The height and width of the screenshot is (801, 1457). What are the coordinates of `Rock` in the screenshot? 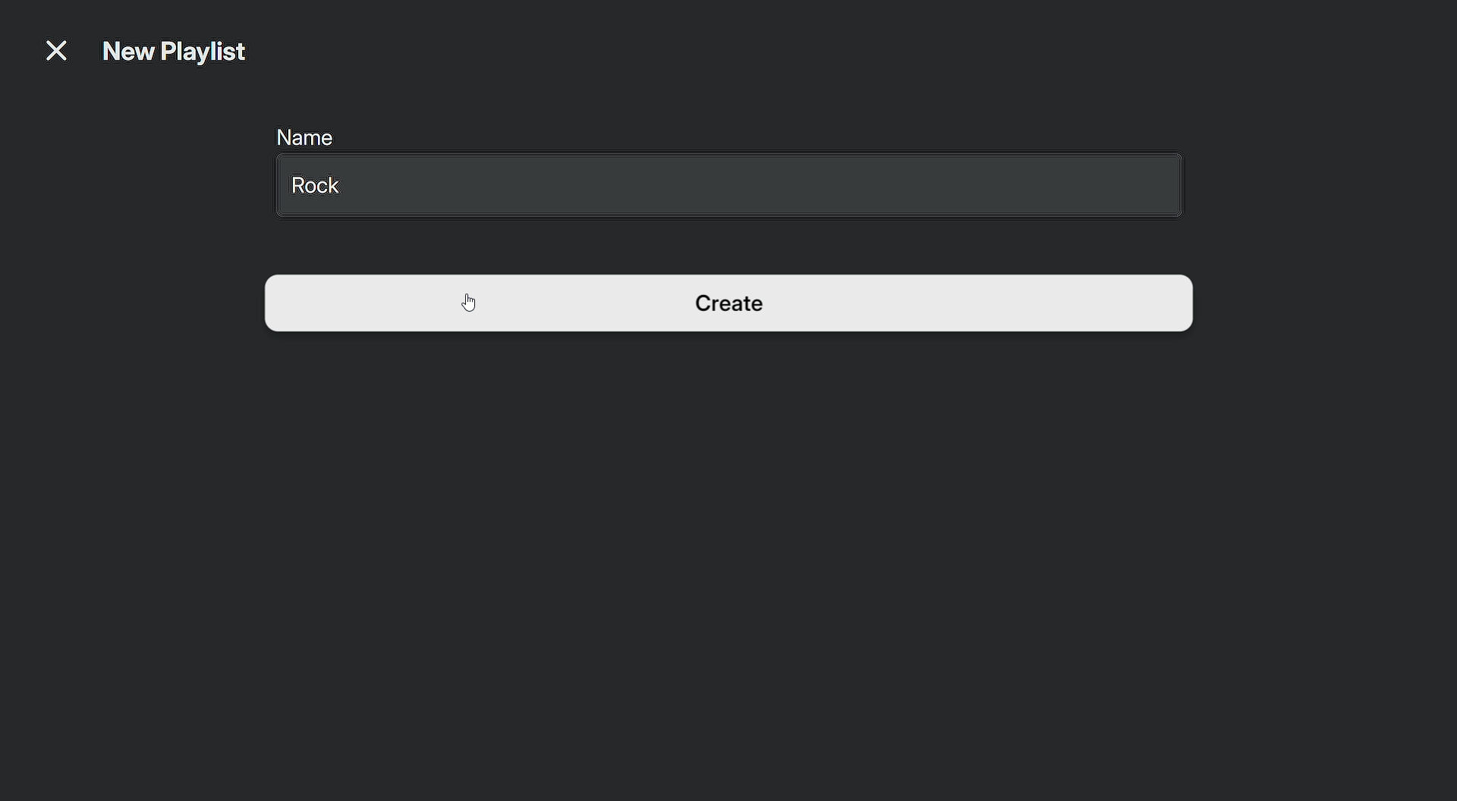 It's located at (319, 191).